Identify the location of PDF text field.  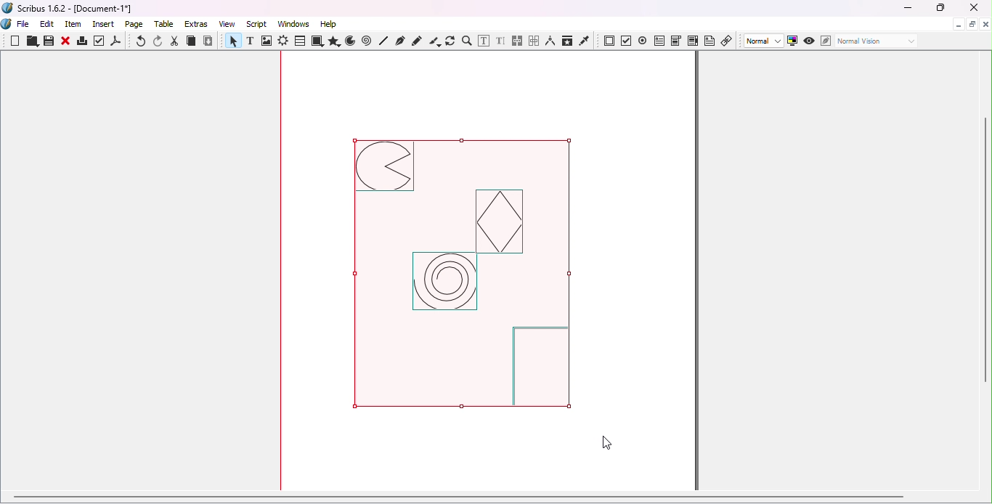
(659, 39).